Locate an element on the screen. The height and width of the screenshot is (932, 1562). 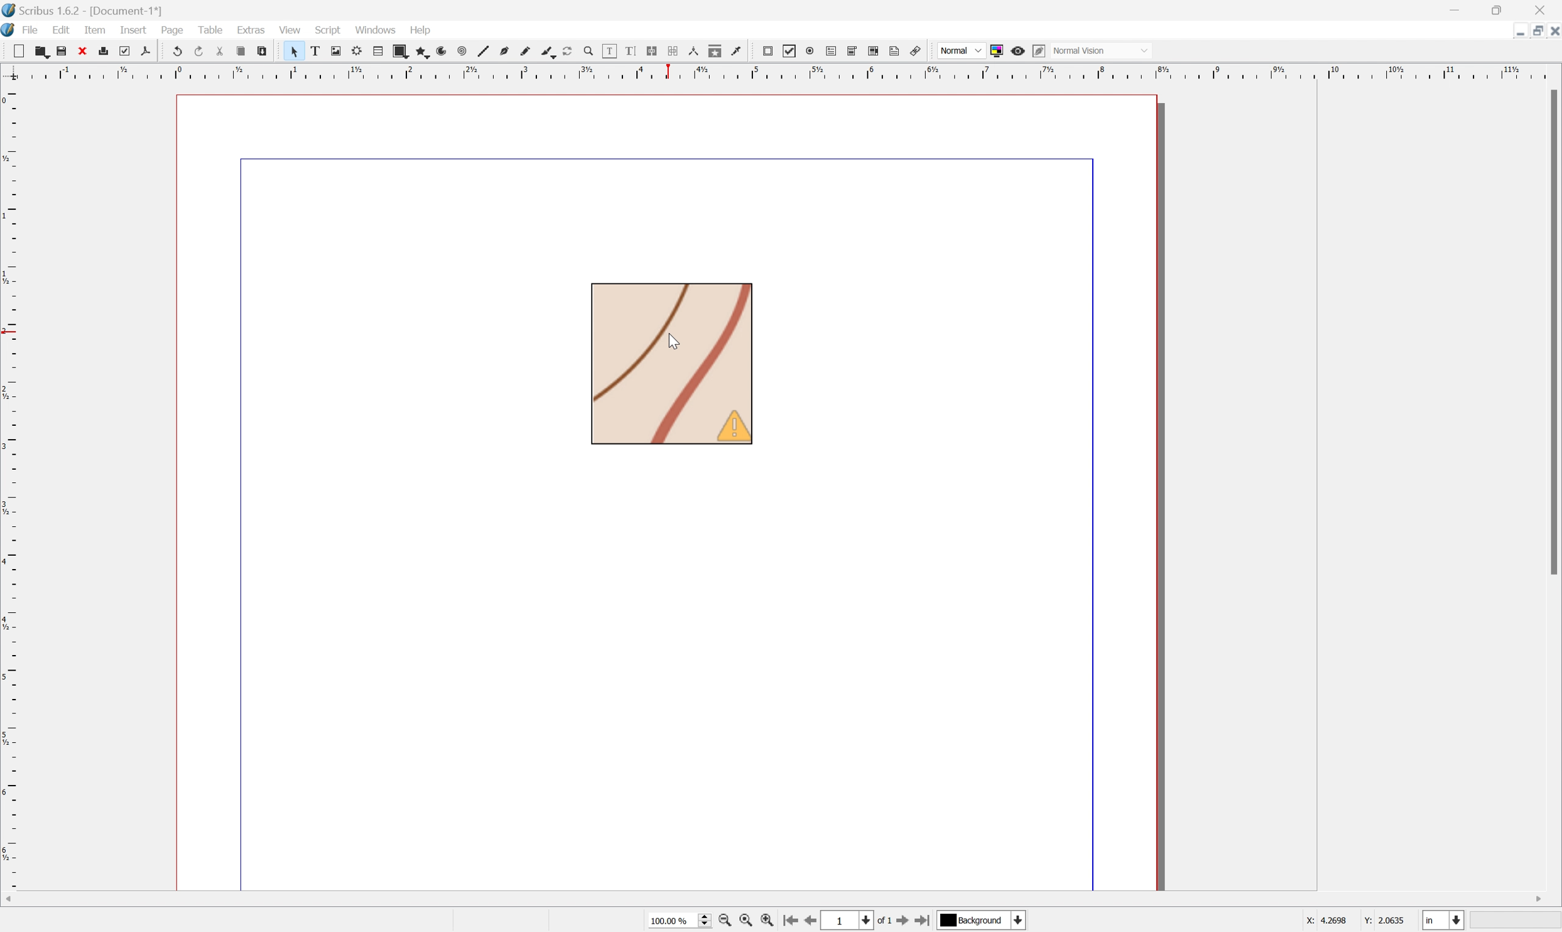
Copy item properties is located at coordinates (717, 50).